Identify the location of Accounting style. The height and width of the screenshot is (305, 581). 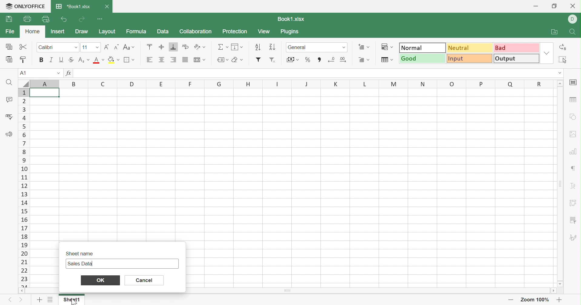
(292, 60).